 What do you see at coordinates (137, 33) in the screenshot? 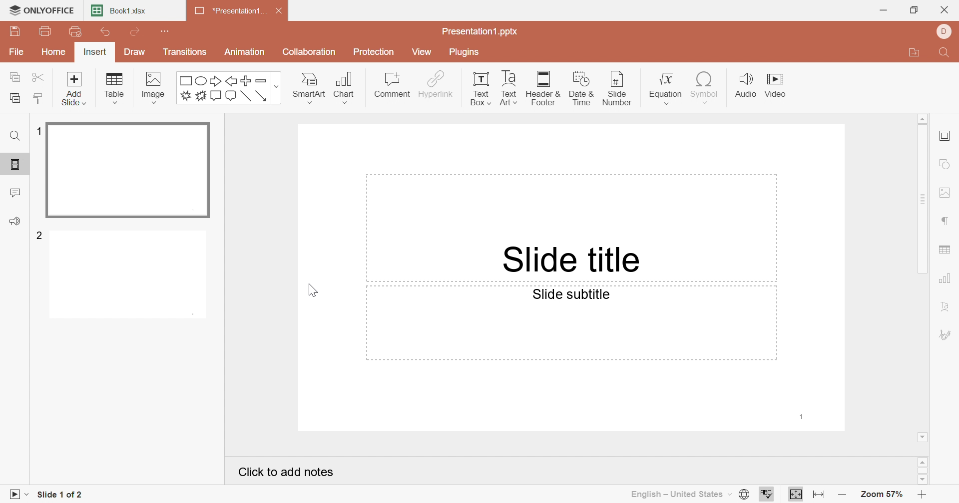
I see `Redo` at bounding box center [137, 33].